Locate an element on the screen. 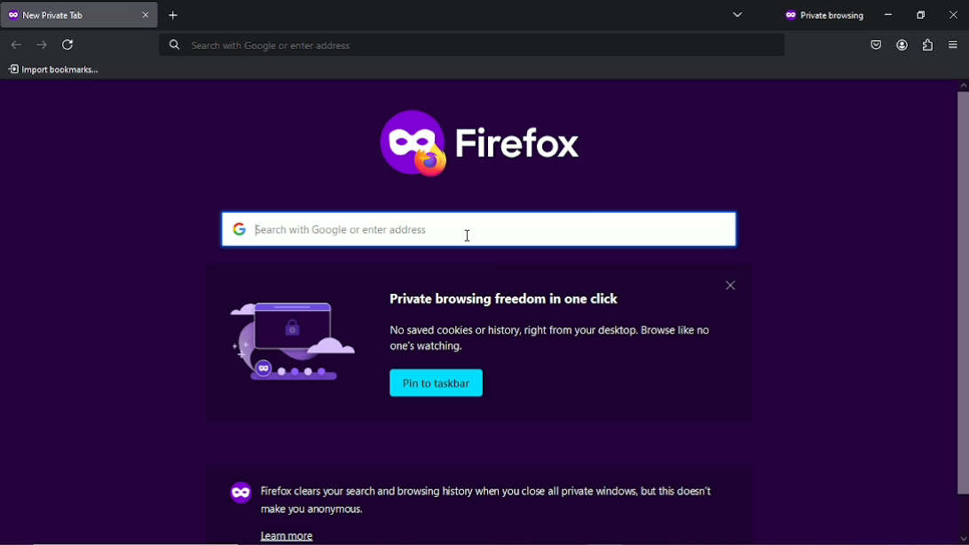 This screenshot has width=969, height=545. search with google or enter address is located at coordinates (482, 229).